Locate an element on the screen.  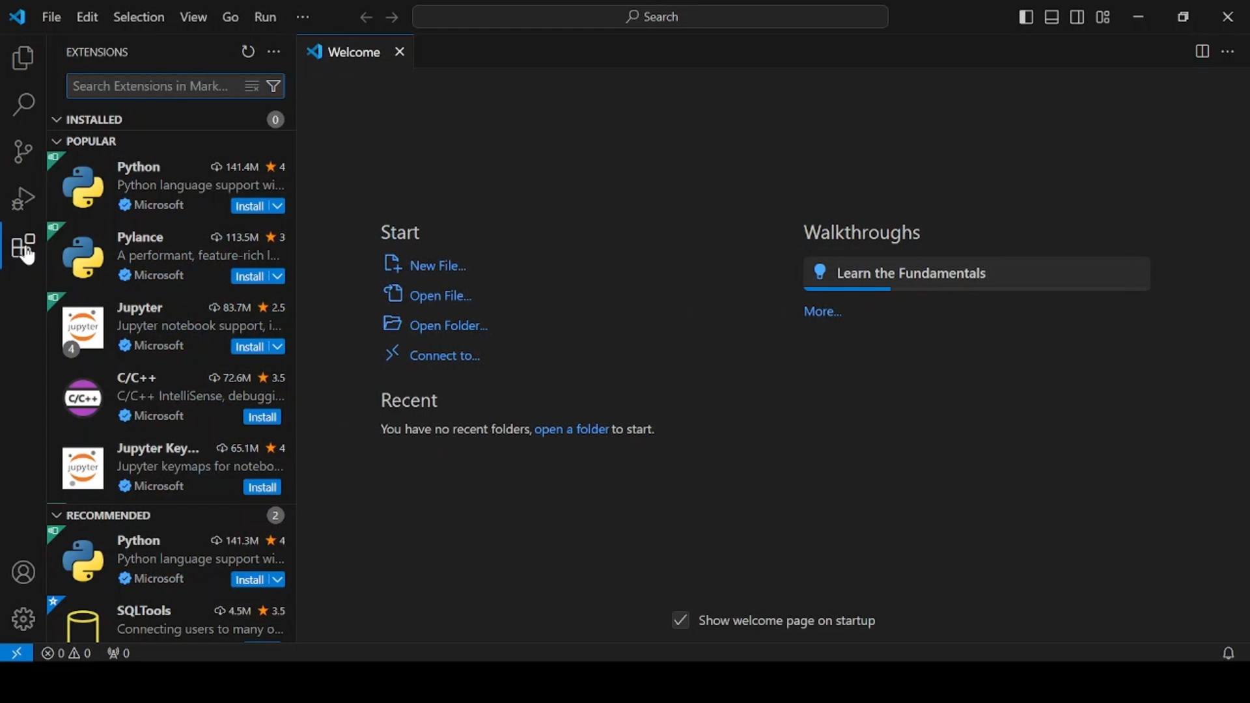
manage is located at coordinates (21, 620).